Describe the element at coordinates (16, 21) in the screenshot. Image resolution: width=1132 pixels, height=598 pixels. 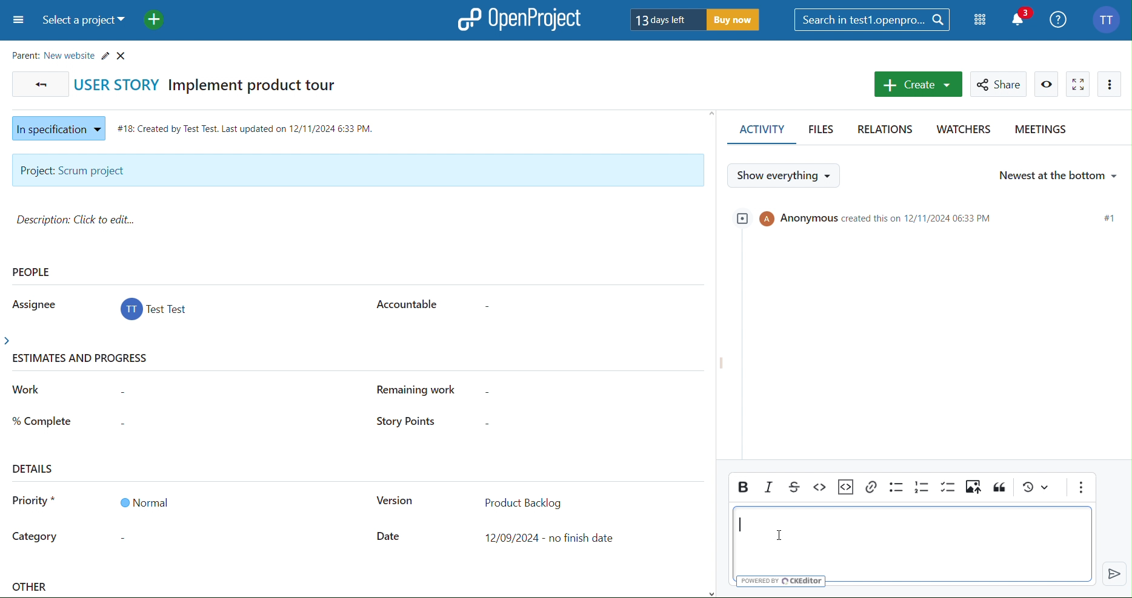
I see `Menu` at that location.